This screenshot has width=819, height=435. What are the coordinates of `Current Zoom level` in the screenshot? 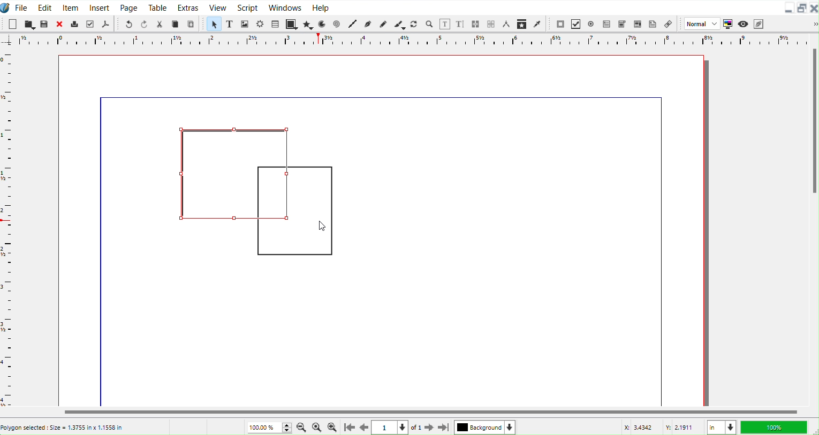 It's located at (270, 427).